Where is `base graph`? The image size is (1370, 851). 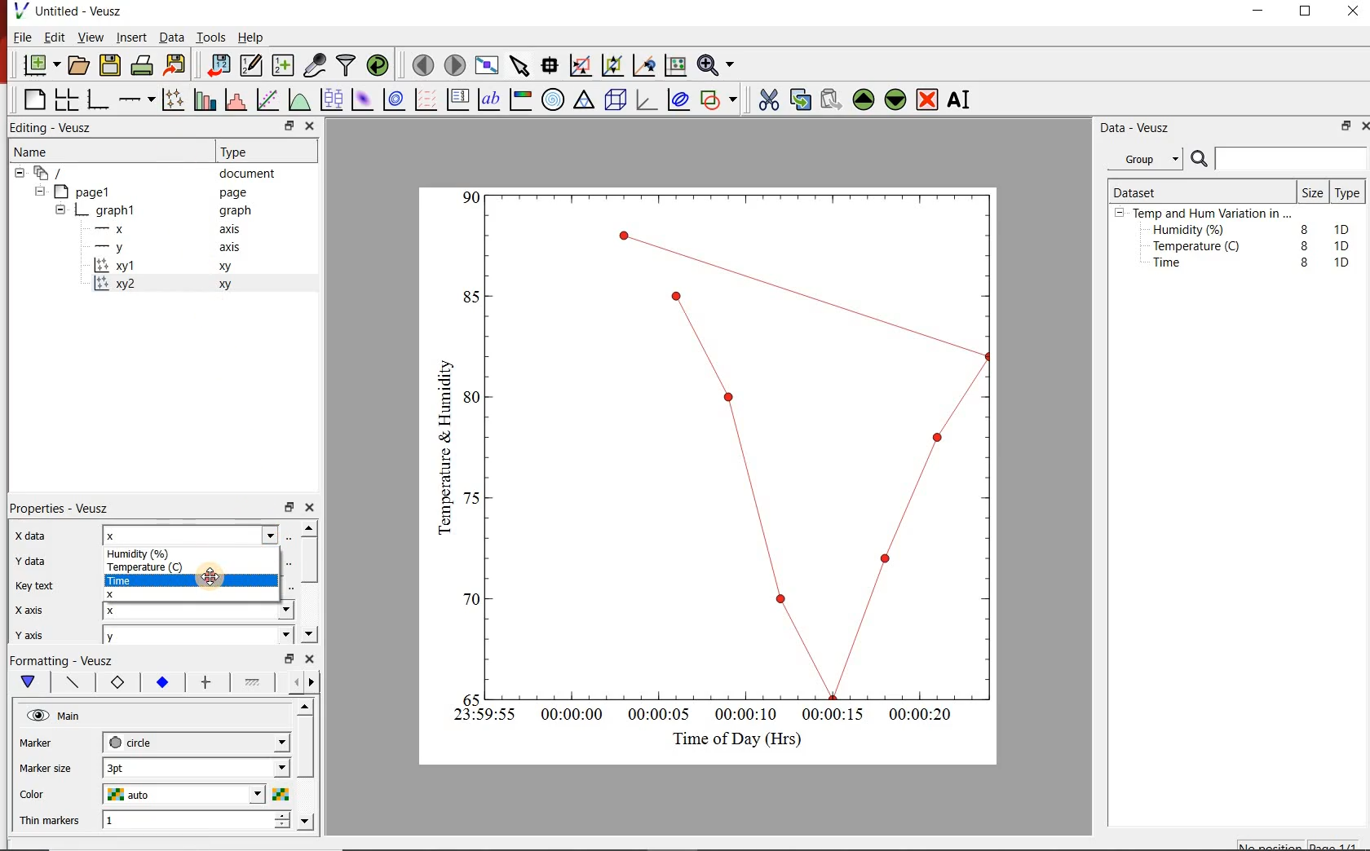 base graph is located at coordinates (99, 97).